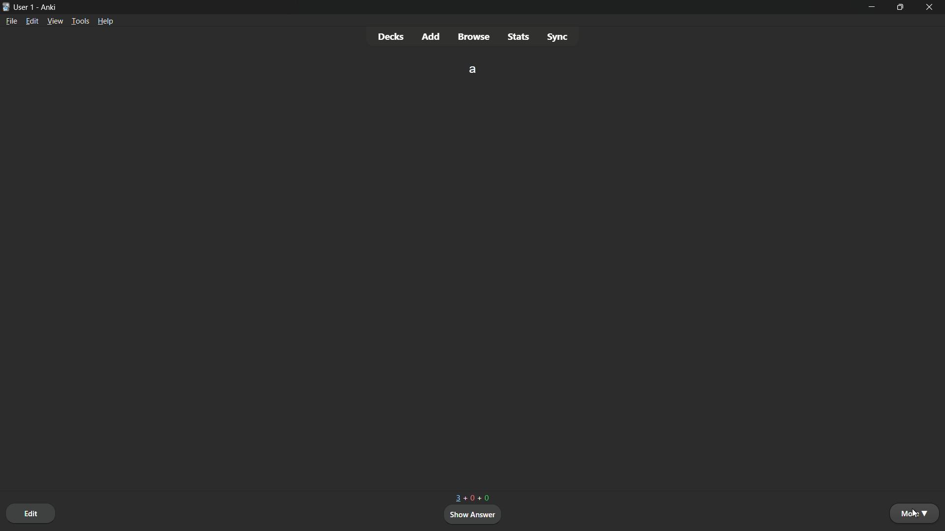 The image size is (945, 531). What do you see at coordinates (931, 7) in the screenshot?
I see `close app` at bounding box center [931, 7].